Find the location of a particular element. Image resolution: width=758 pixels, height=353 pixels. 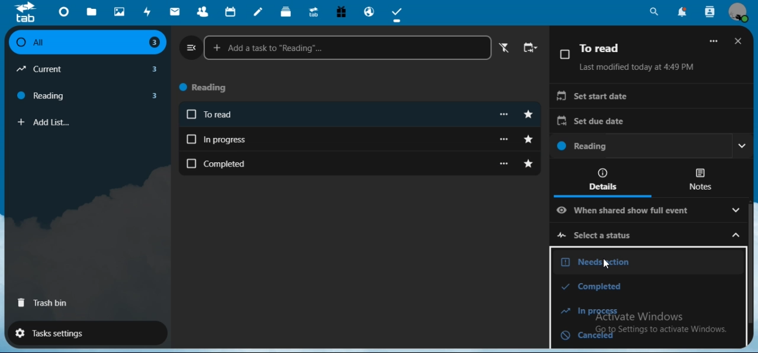

deck is located at coordinates (286, 11).